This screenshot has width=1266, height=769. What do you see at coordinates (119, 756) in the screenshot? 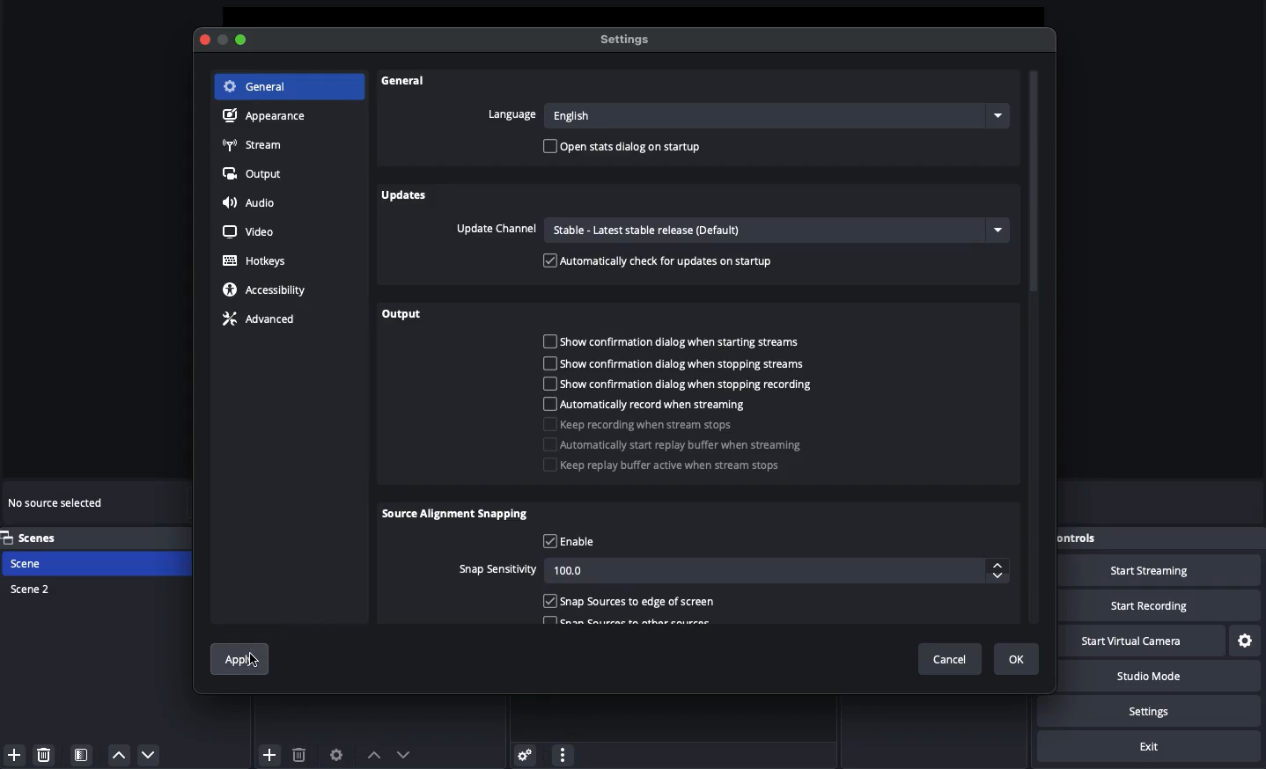
I see `Move up` at bounding box center [119, 756].